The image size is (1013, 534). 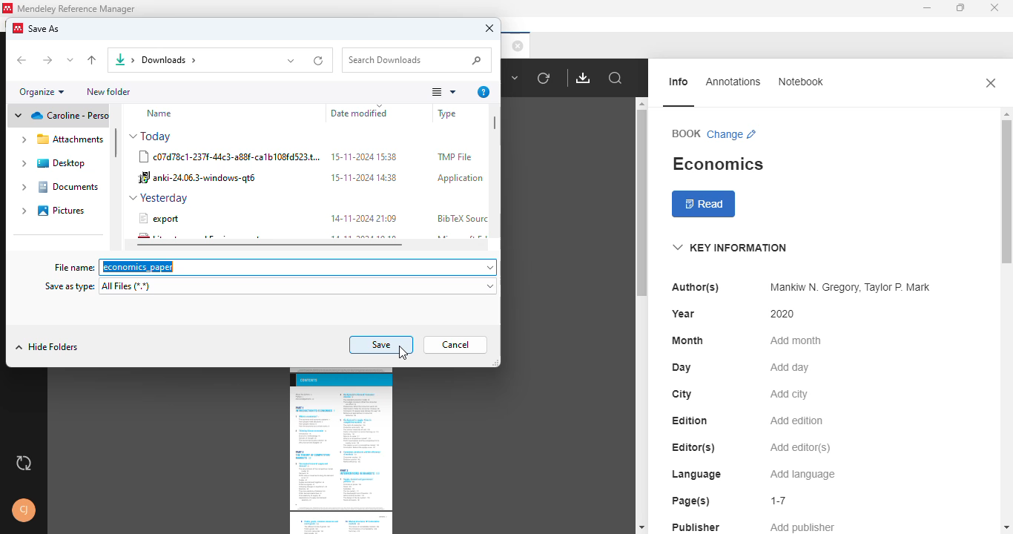 What do you see at coordinates (365, 156) in the screenshot?
I see `15-11-2024` at bounding box center [365, 156].